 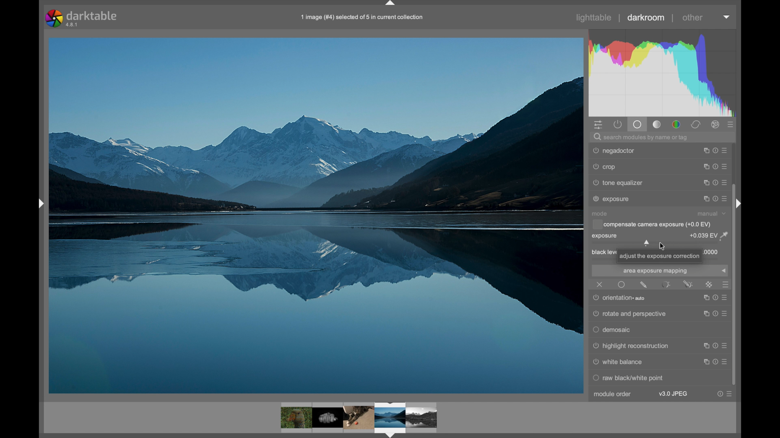 I want to click on menu, so click(x=713, y=348).